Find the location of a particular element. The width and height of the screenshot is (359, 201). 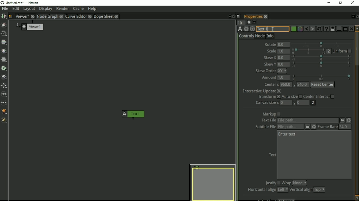

Text 1 is located at coordinates (273, 29).